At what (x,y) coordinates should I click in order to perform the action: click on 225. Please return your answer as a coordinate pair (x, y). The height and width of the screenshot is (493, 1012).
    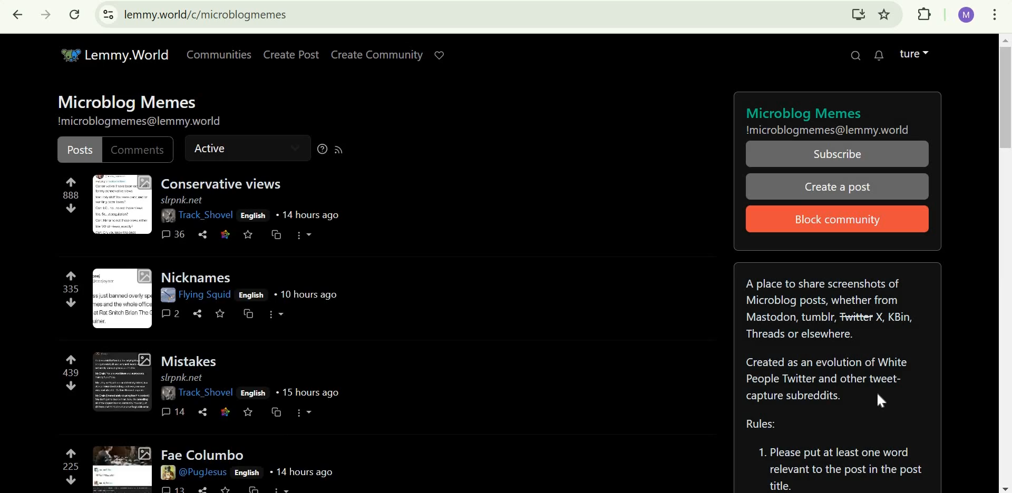
    Looking at the image, I should click on (69, 466).